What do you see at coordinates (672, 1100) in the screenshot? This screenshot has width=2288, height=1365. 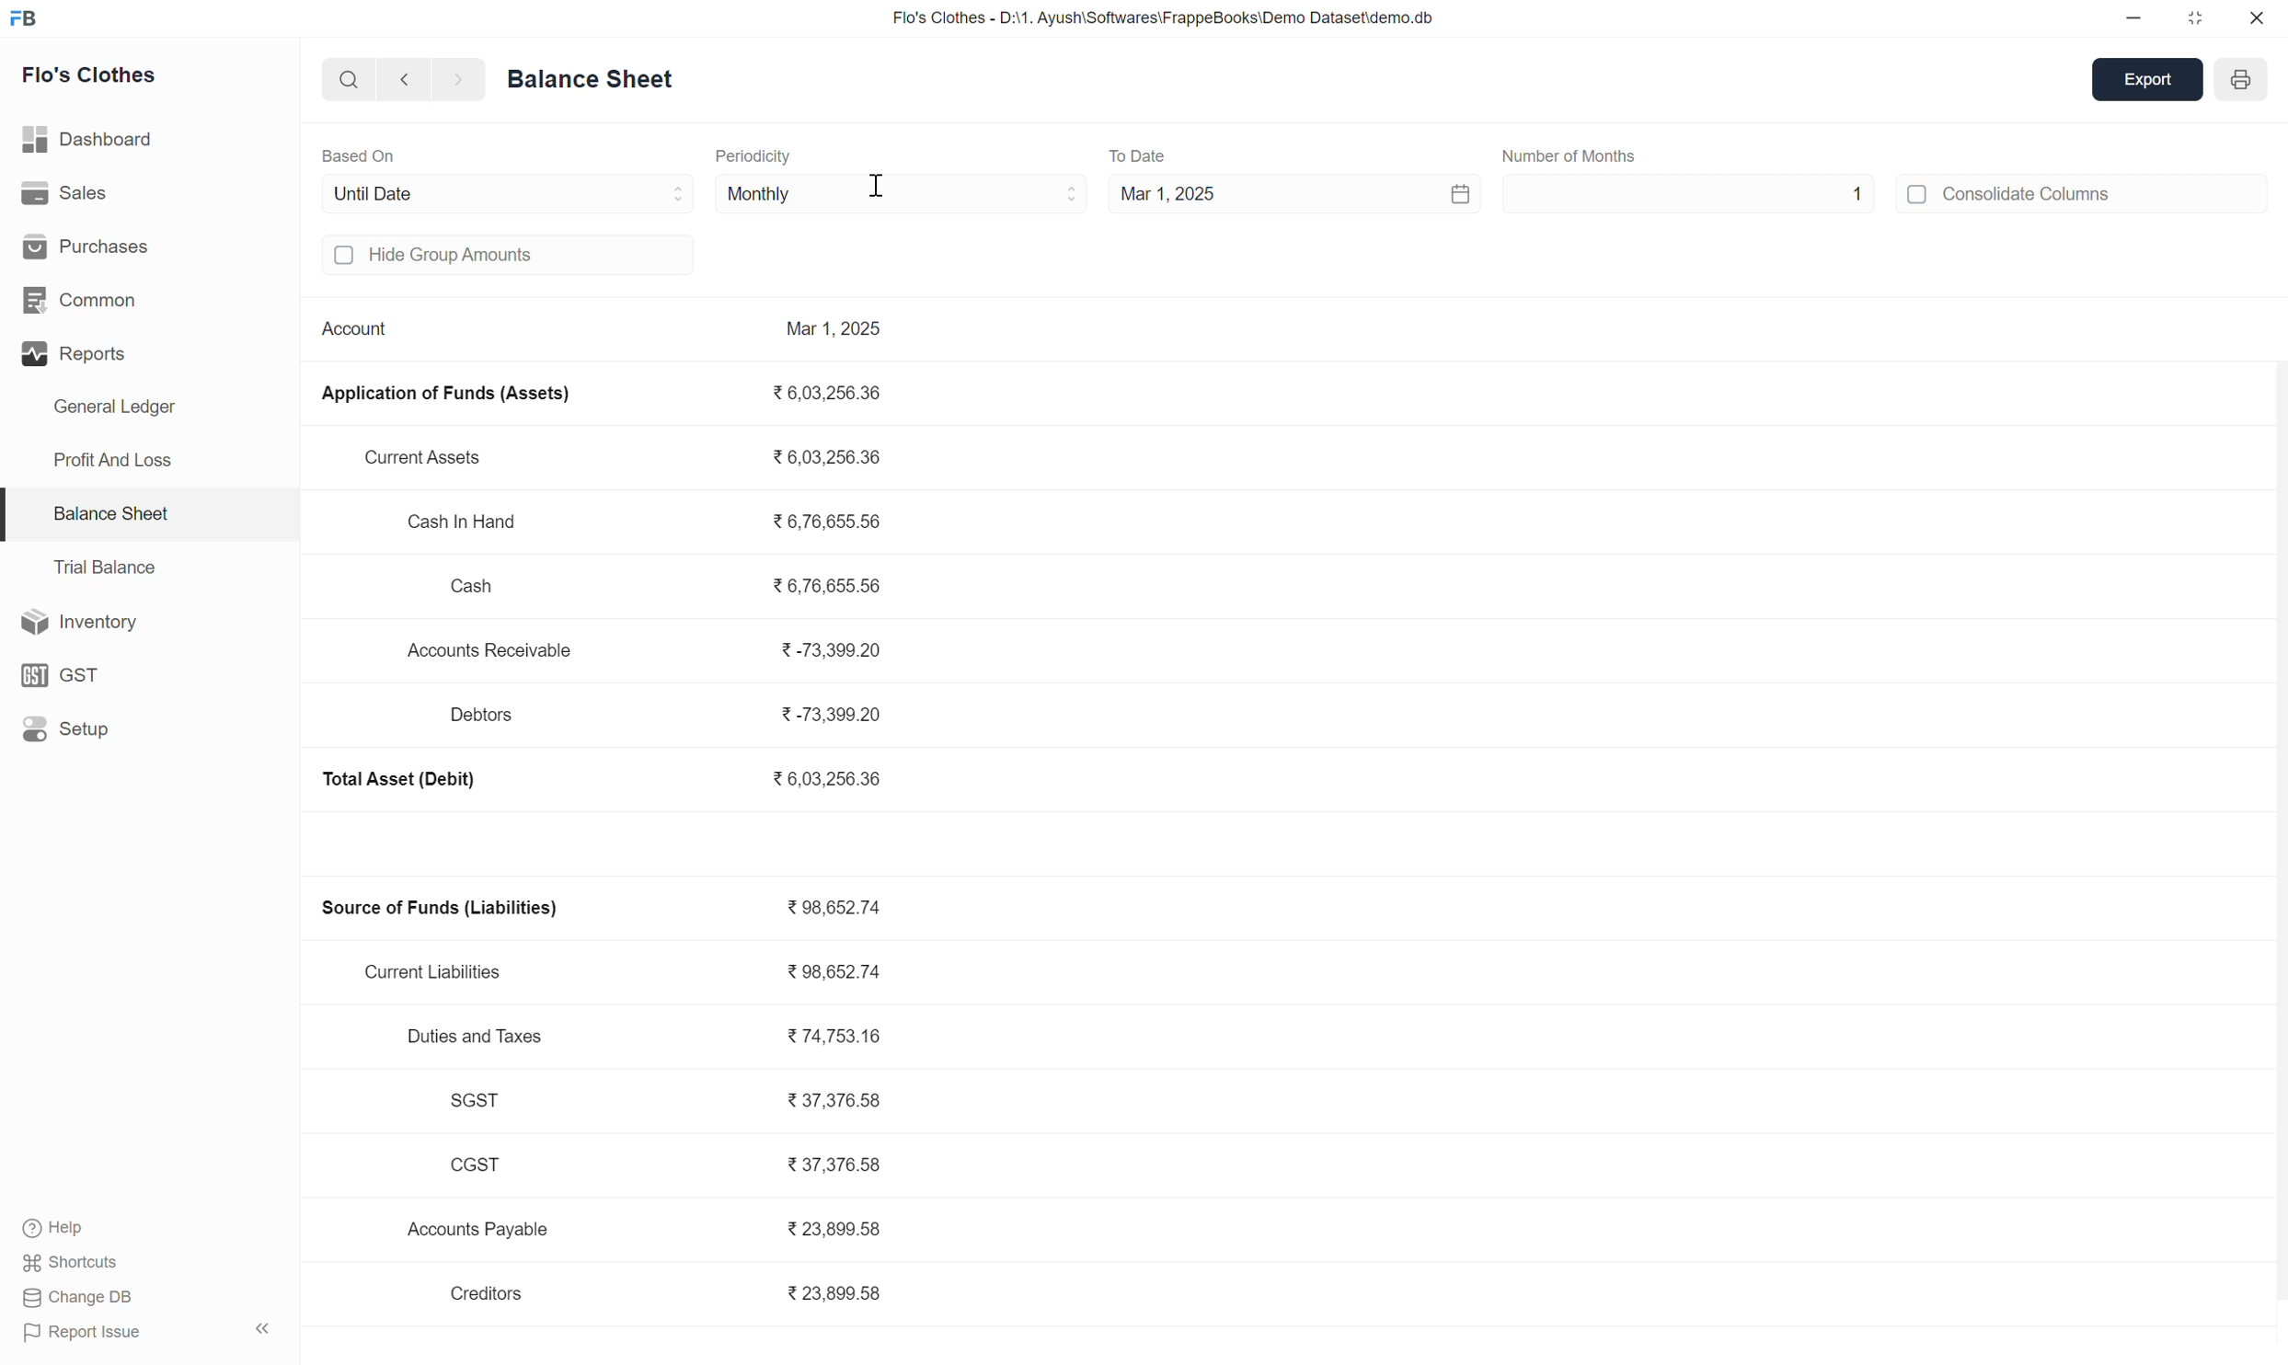 I see `SGST 37,376.58` at bounding box center [672, 1100].